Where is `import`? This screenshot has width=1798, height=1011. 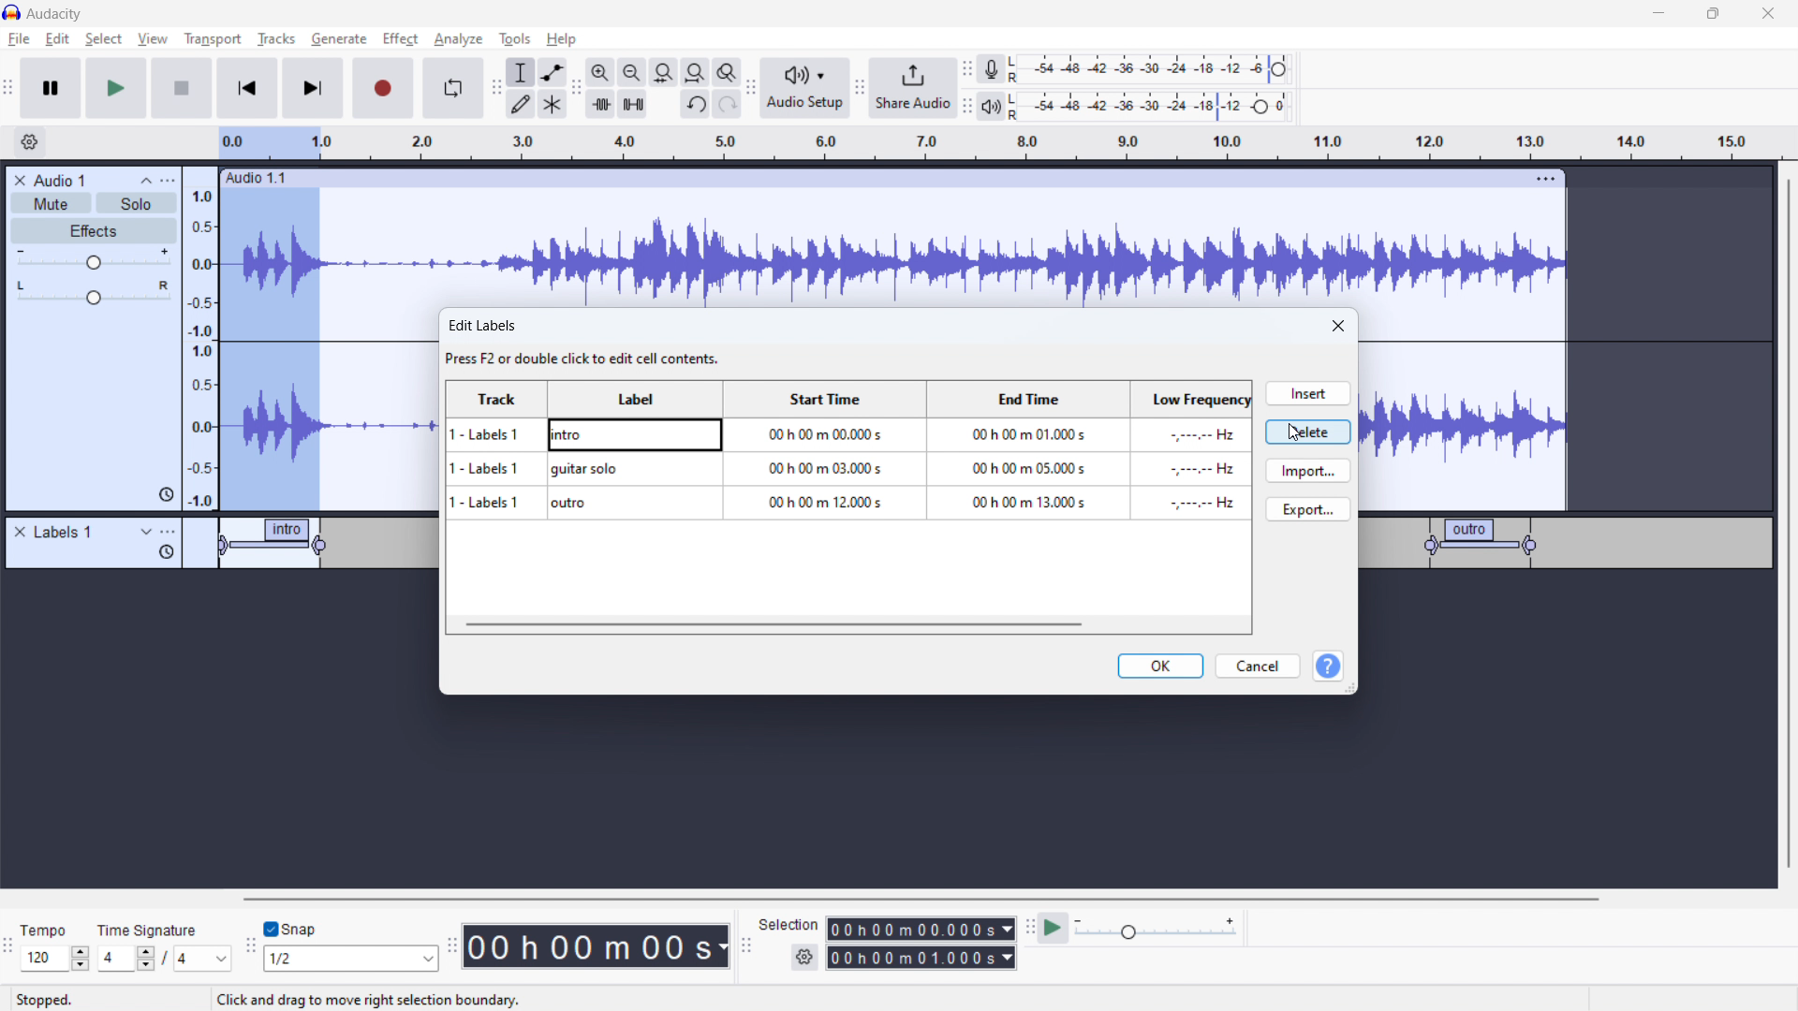 import is located at coordinates (1308, 470).